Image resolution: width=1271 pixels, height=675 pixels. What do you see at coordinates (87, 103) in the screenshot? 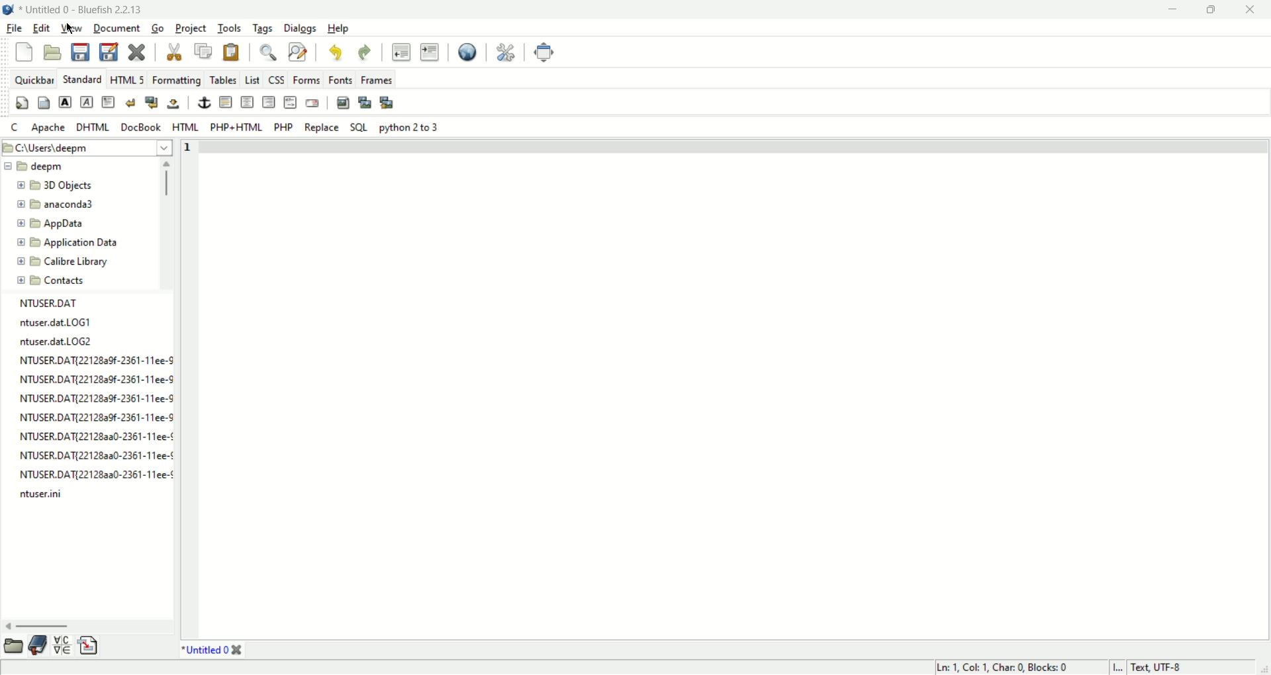
I see `emphasis` at bounding box center [87, 103].